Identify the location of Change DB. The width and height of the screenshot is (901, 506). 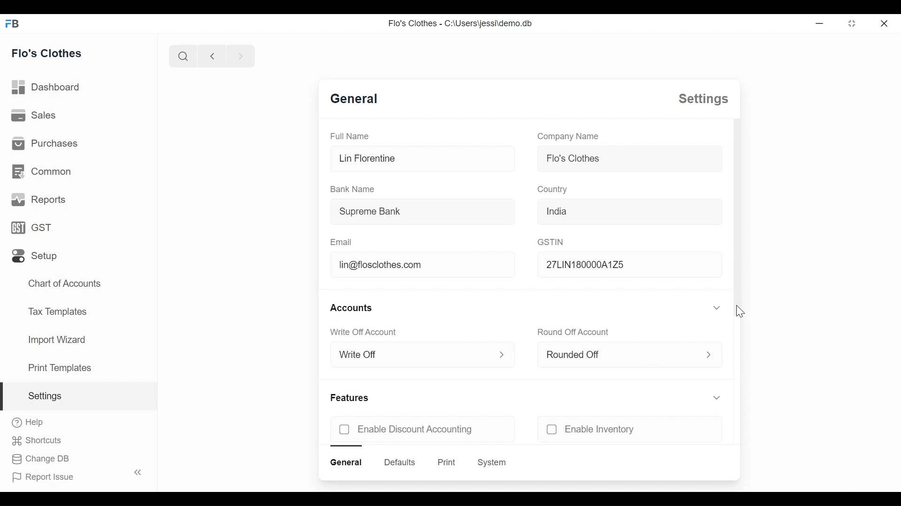
(41, 460).